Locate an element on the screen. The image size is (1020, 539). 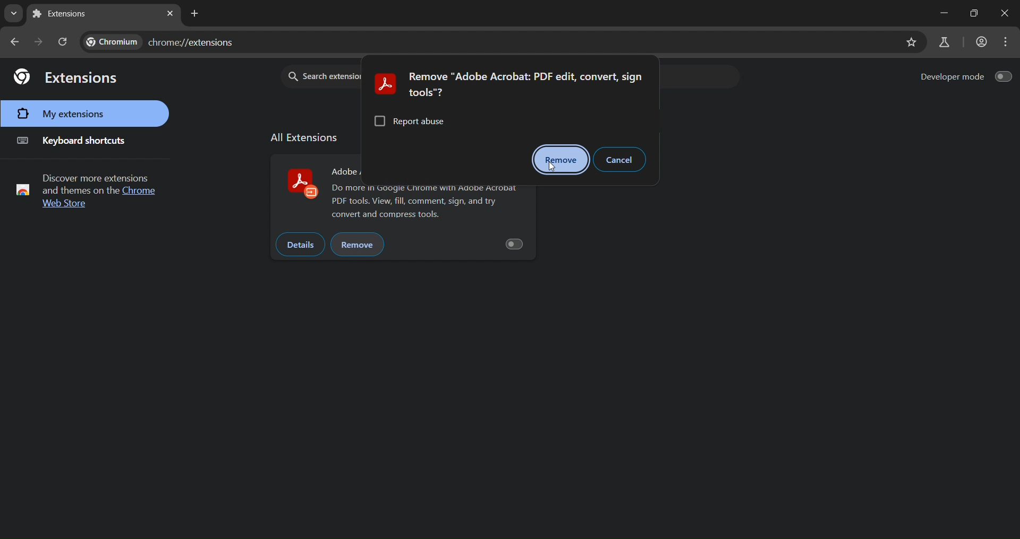
adobe acrobat logo is located at coordinates (299, 185).